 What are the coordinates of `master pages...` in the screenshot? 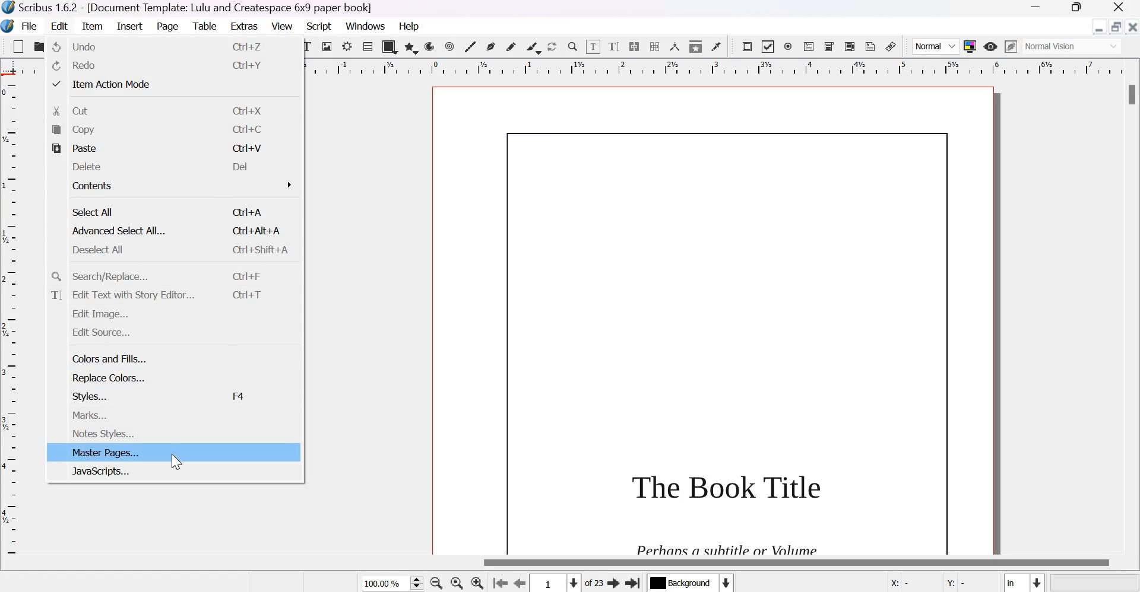 It's located at (107, 453).